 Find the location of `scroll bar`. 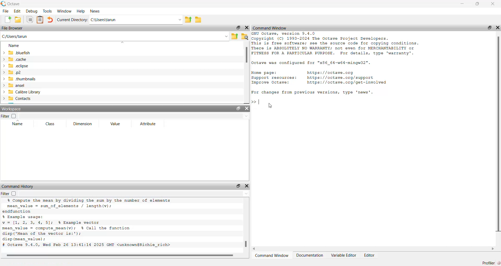

scroll bar is located at coordinates (247, 244).